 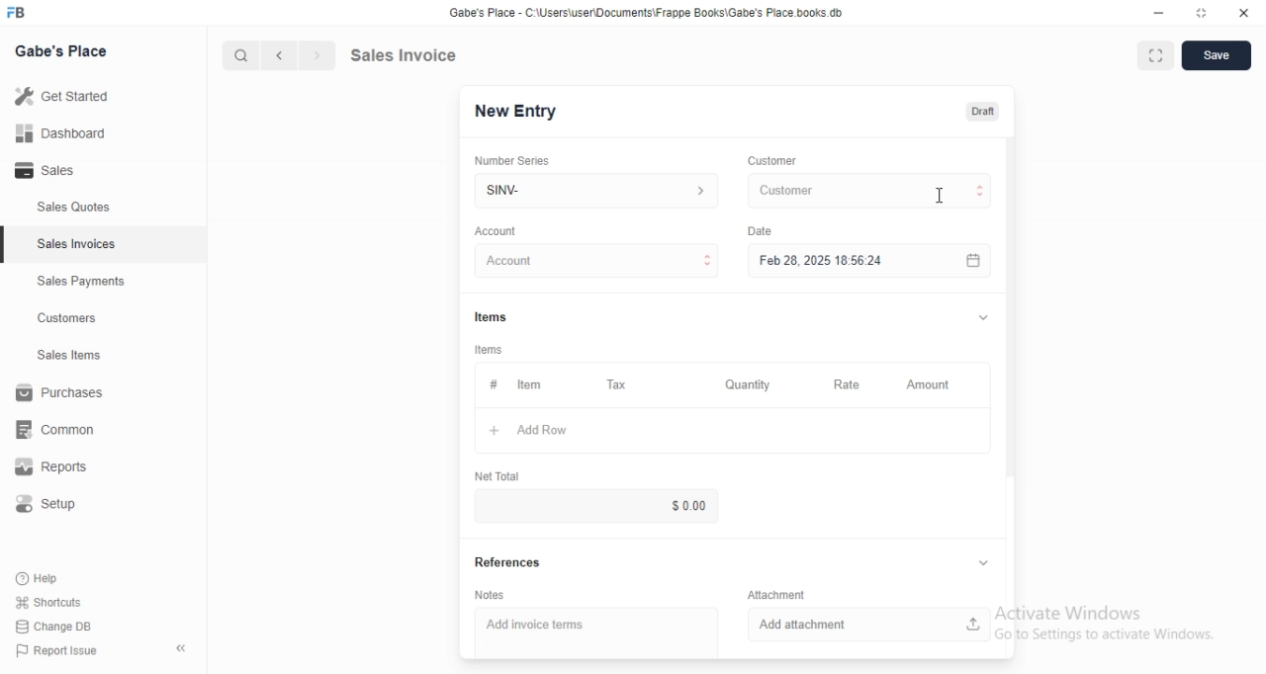 What do you see at coordinates (498, 474) in the screenshot?
I see `‘Net Total` at bounding box center [498, 474].